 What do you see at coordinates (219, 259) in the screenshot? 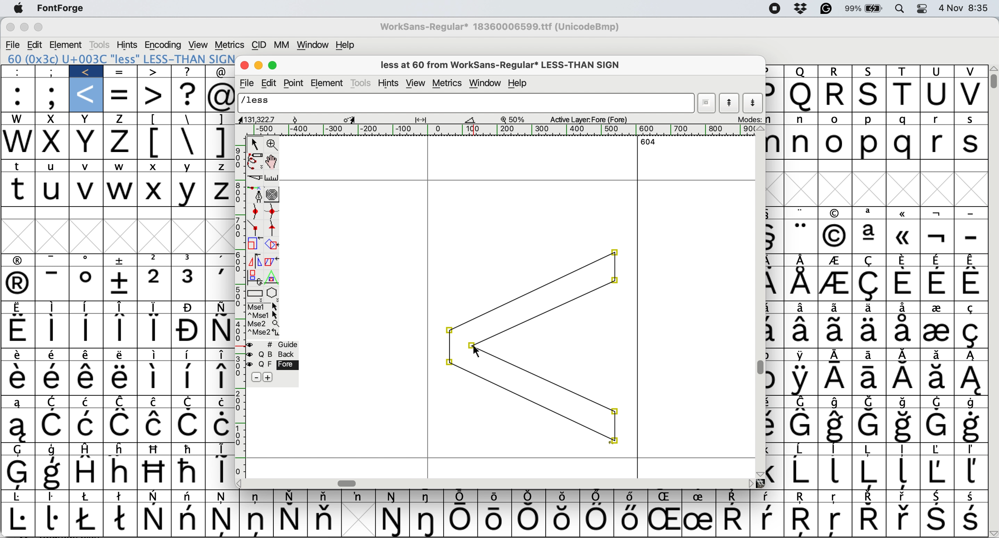
I see `Symbol` at bounding box center [219, 259].